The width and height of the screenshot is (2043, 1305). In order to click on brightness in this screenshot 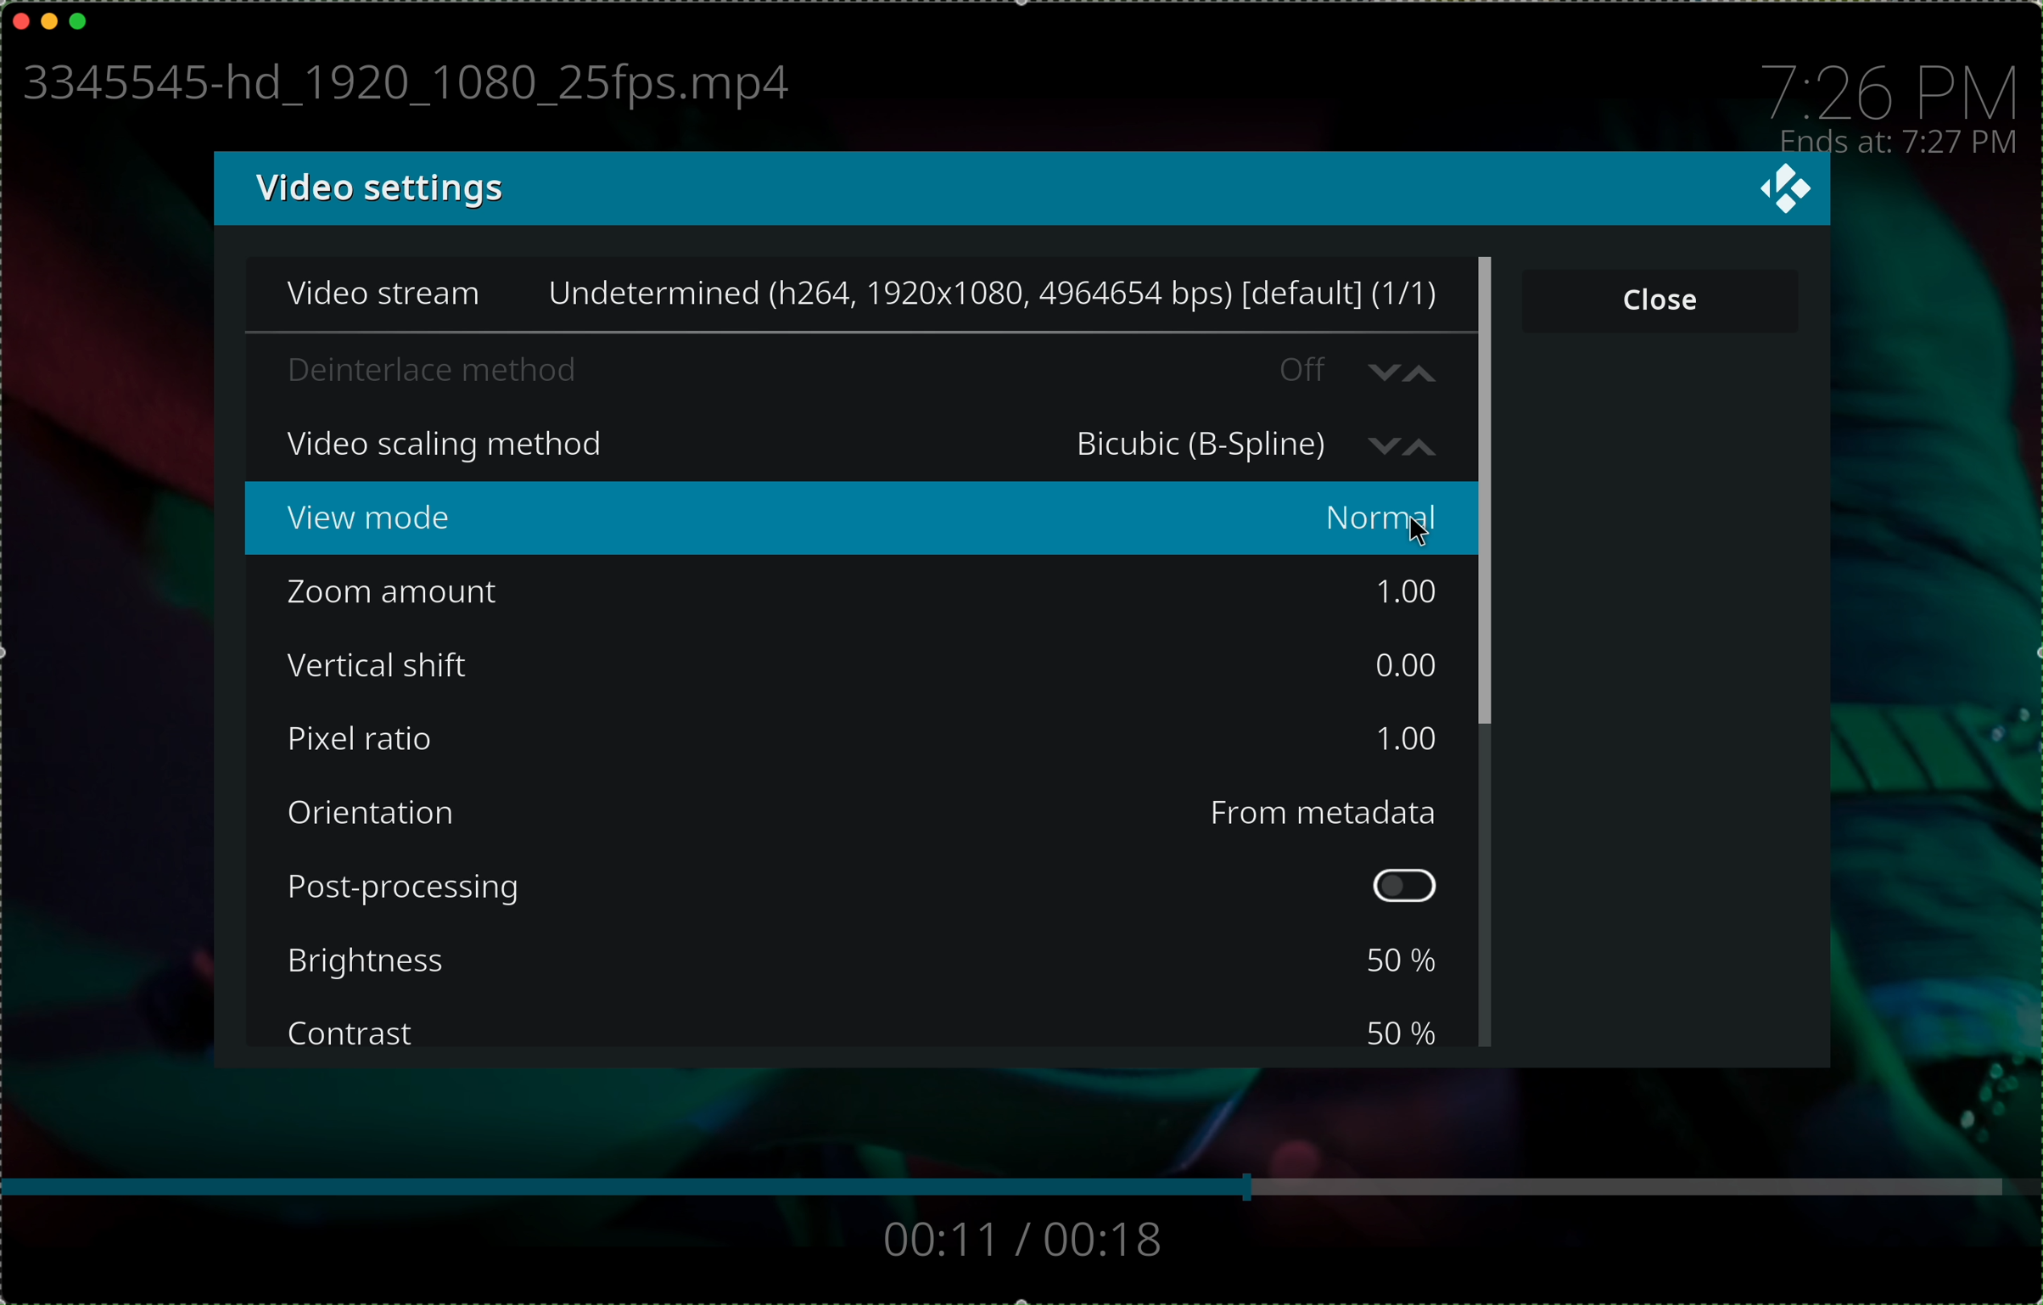, I will do `click(375, 962)`.